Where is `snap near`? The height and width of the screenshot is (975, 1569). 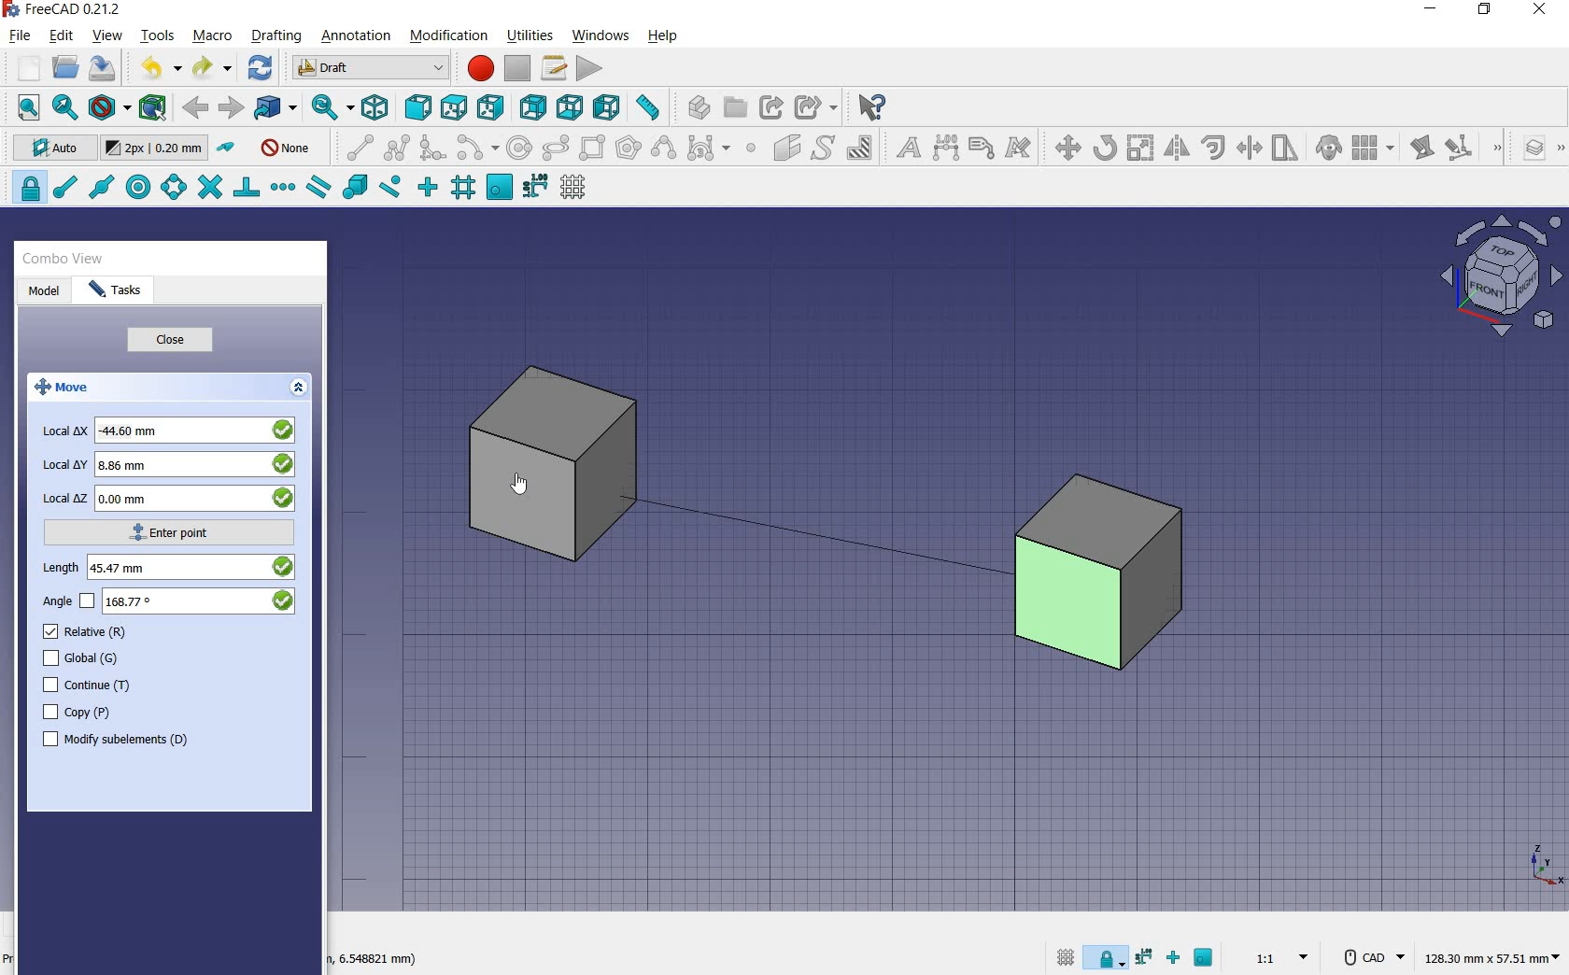
snap near is located at coordinates (390, 187).